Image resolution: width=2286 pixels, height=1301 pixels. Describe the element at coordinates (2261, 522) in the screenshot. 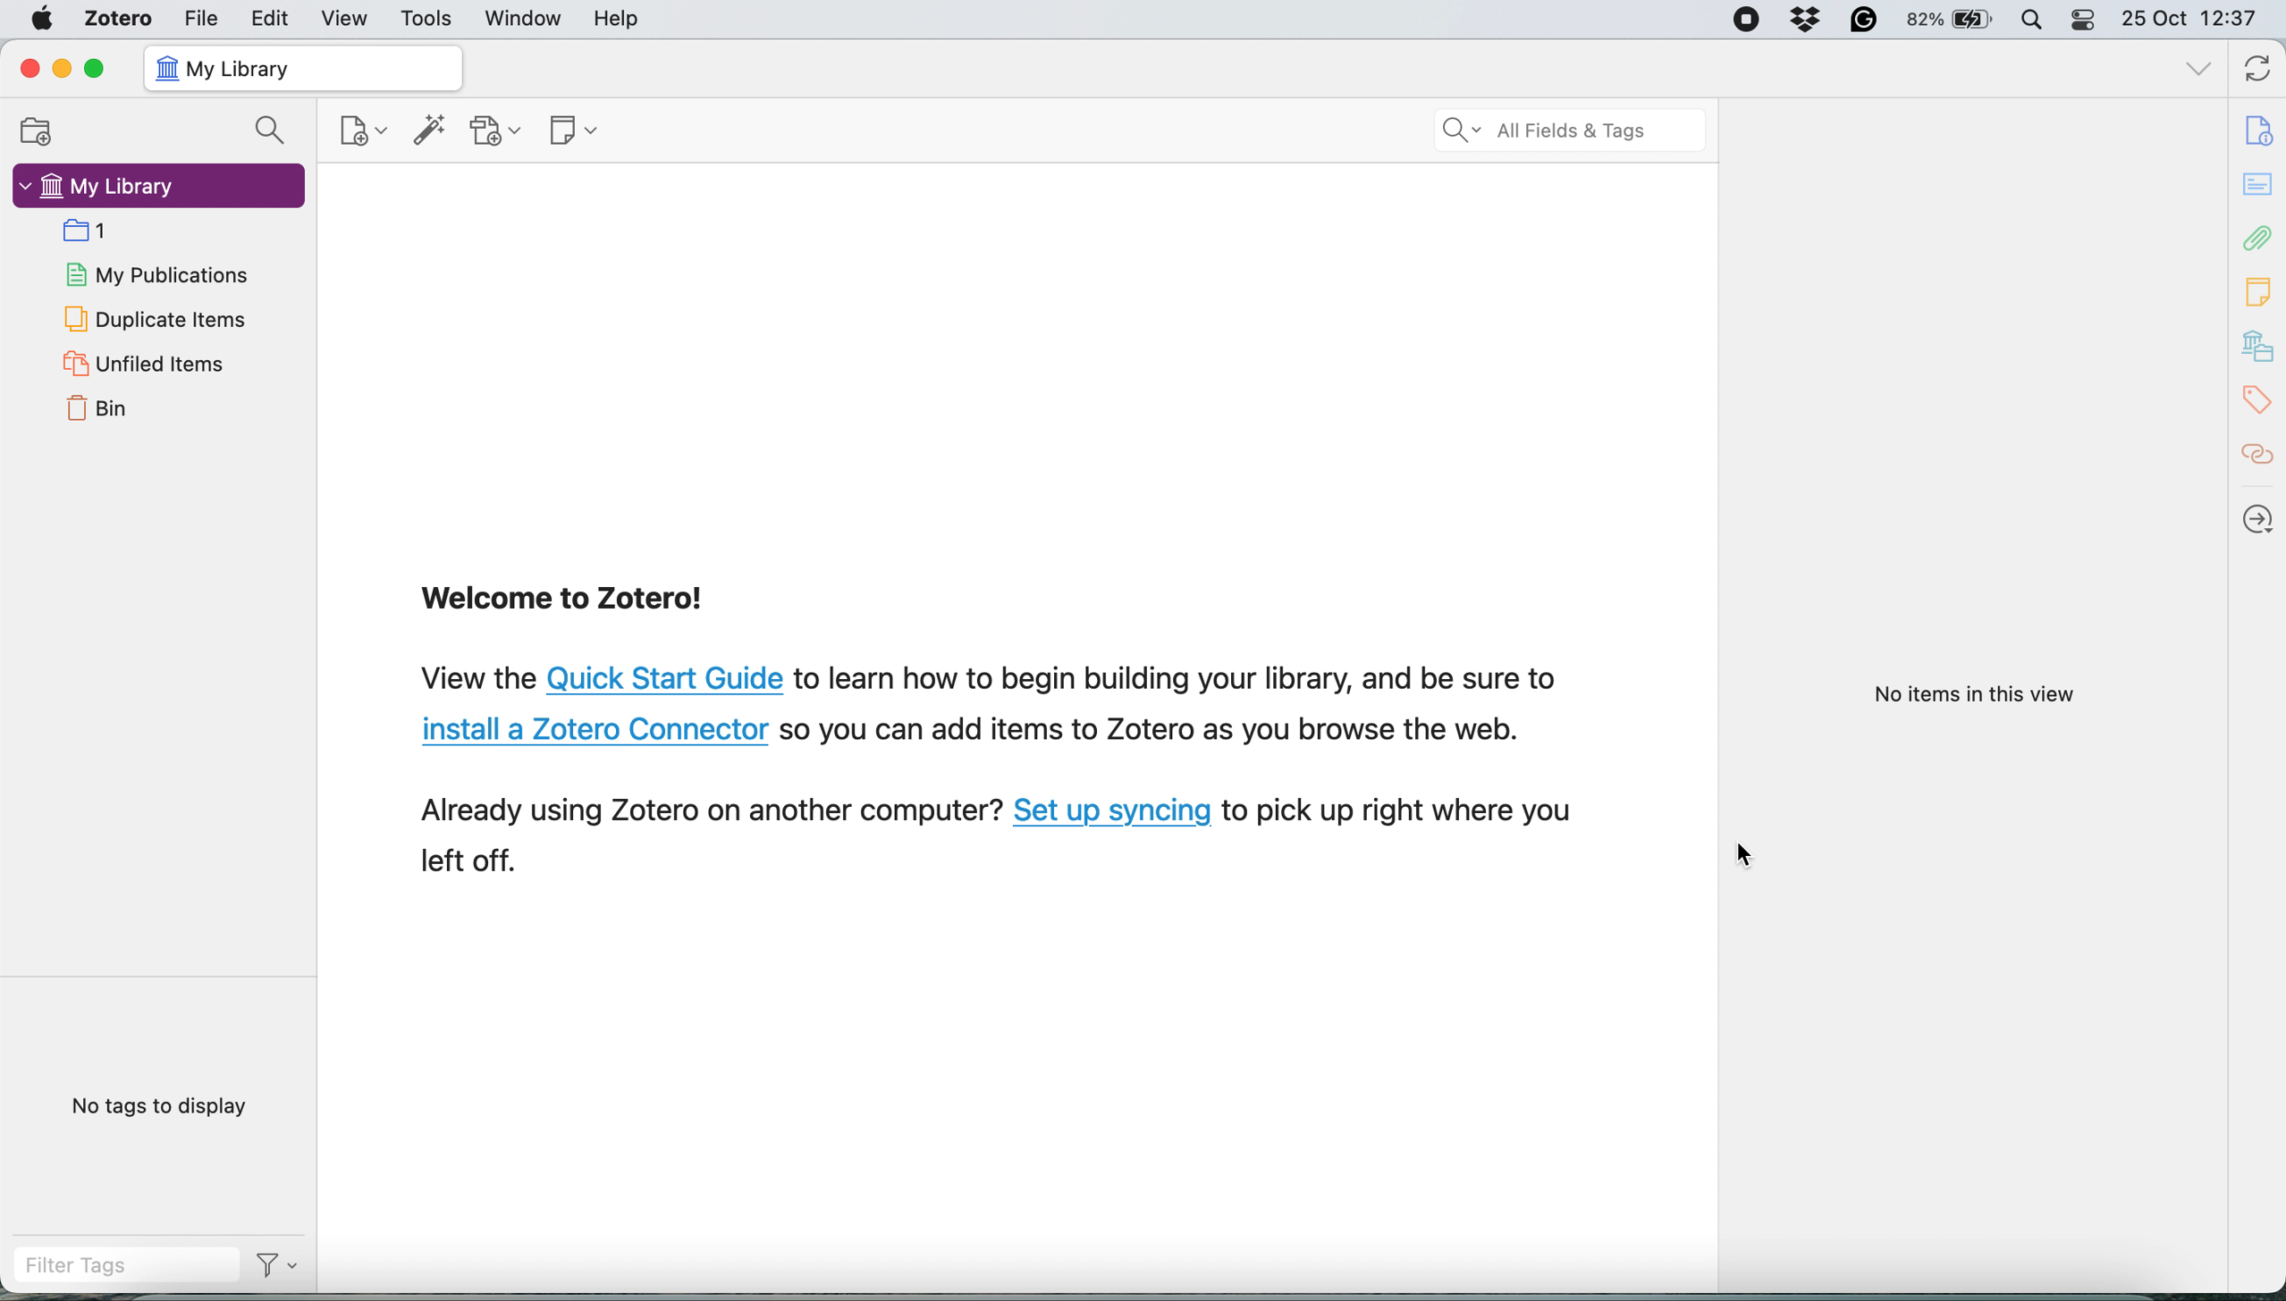

I see `locate` at that location.